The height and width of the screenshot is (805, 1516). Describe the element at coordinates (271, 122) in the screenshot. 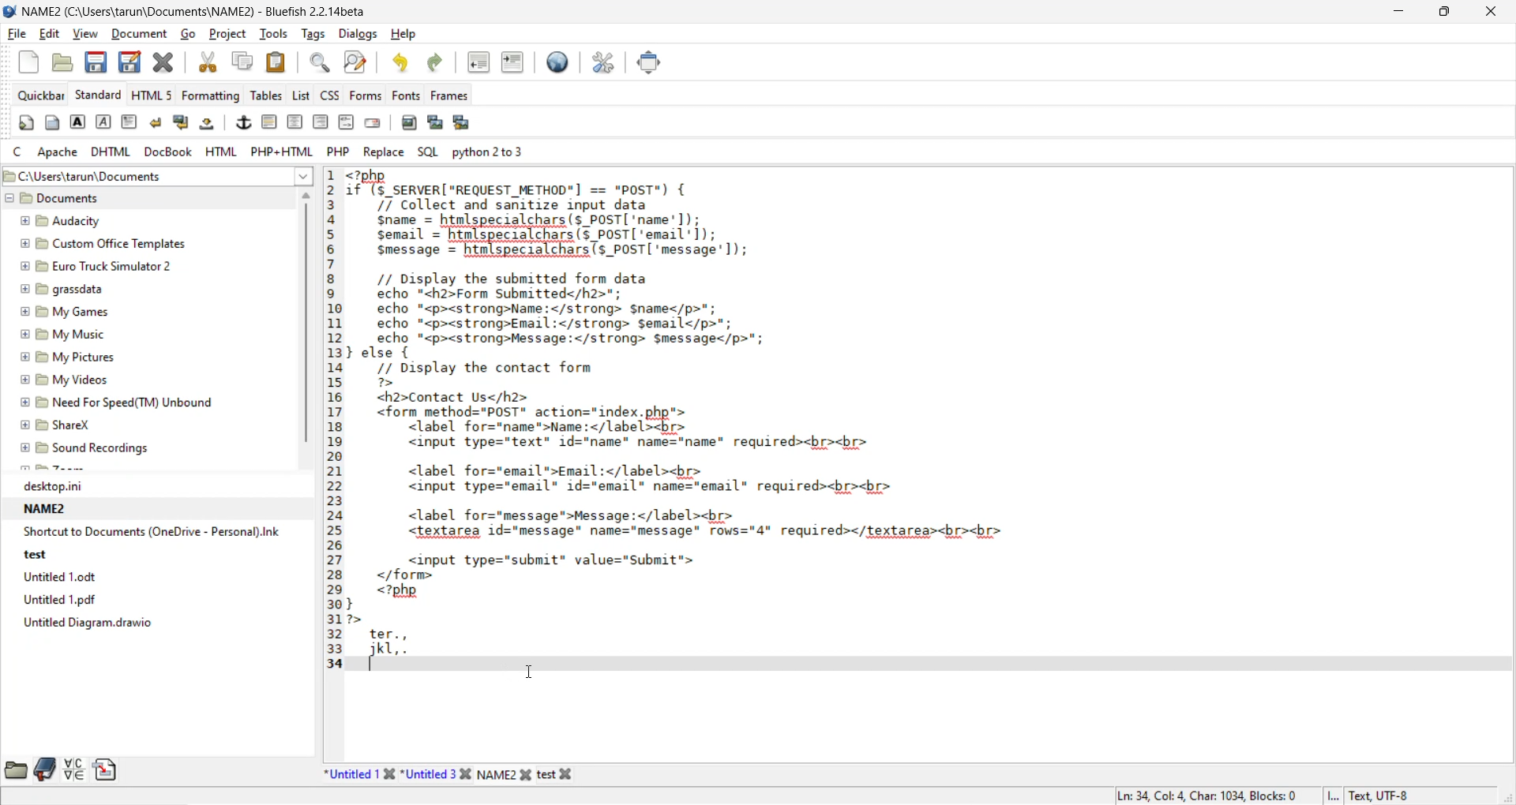

I see `horizontal rule` at that location.